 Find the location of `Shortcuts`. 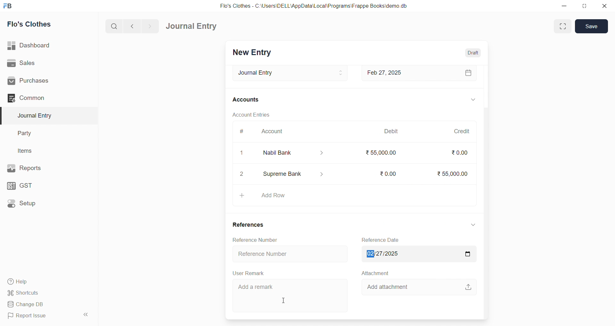

Shortcuts is located at coordinates (39, 293).